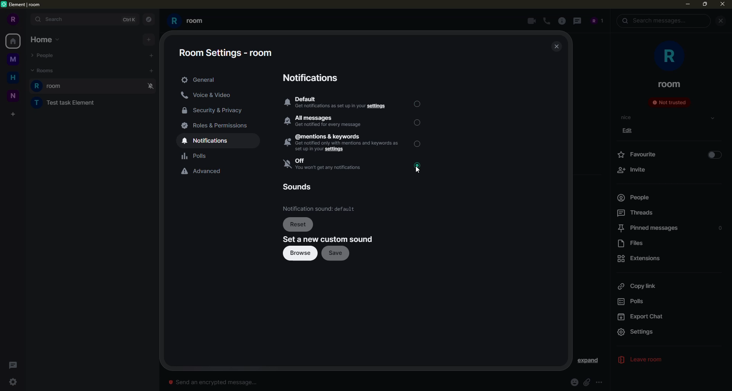 Image resolution: width=732 pixels, height=391 pixels. I want to click on room R, so click(189, 22).